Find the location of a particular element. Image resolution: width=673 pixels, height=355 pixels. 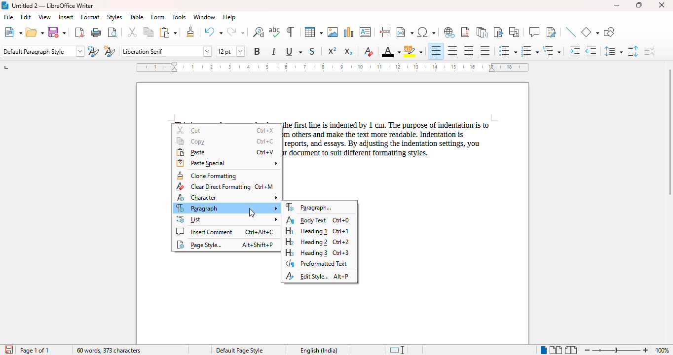

insert image is located at coordinates (333, 32).